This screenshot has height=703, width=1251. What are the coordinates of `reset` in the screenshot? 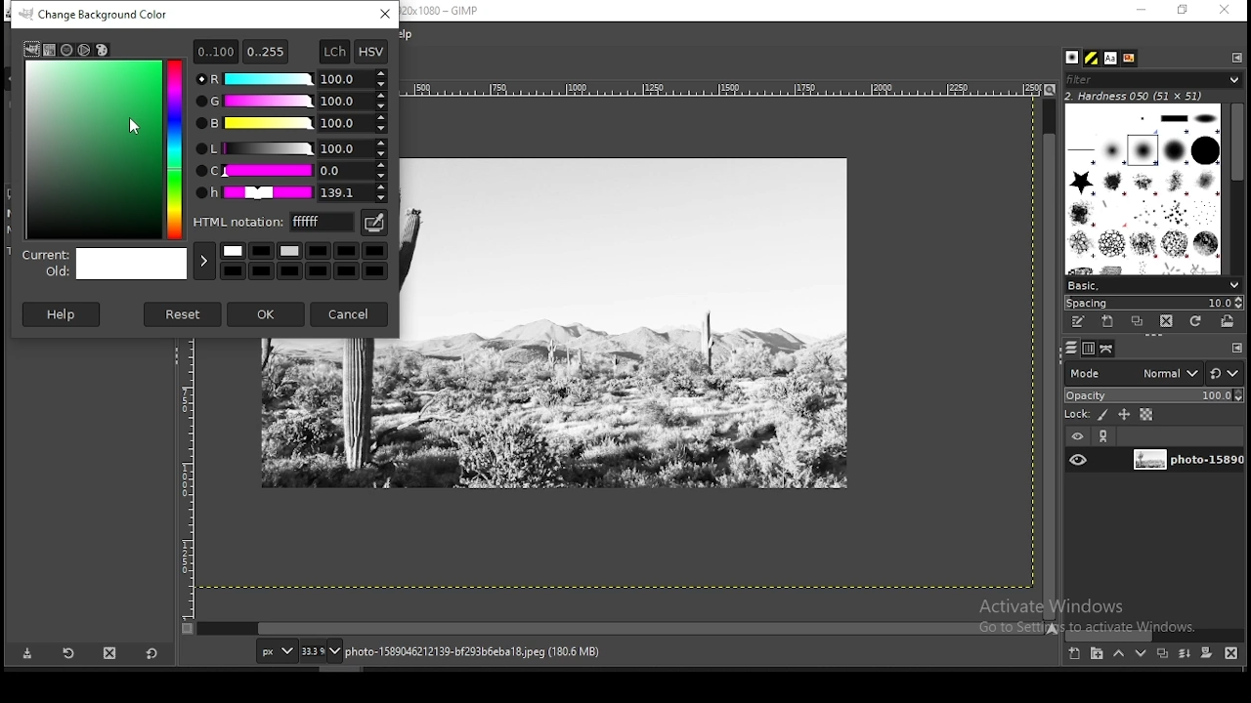 It's located at (184, 313).